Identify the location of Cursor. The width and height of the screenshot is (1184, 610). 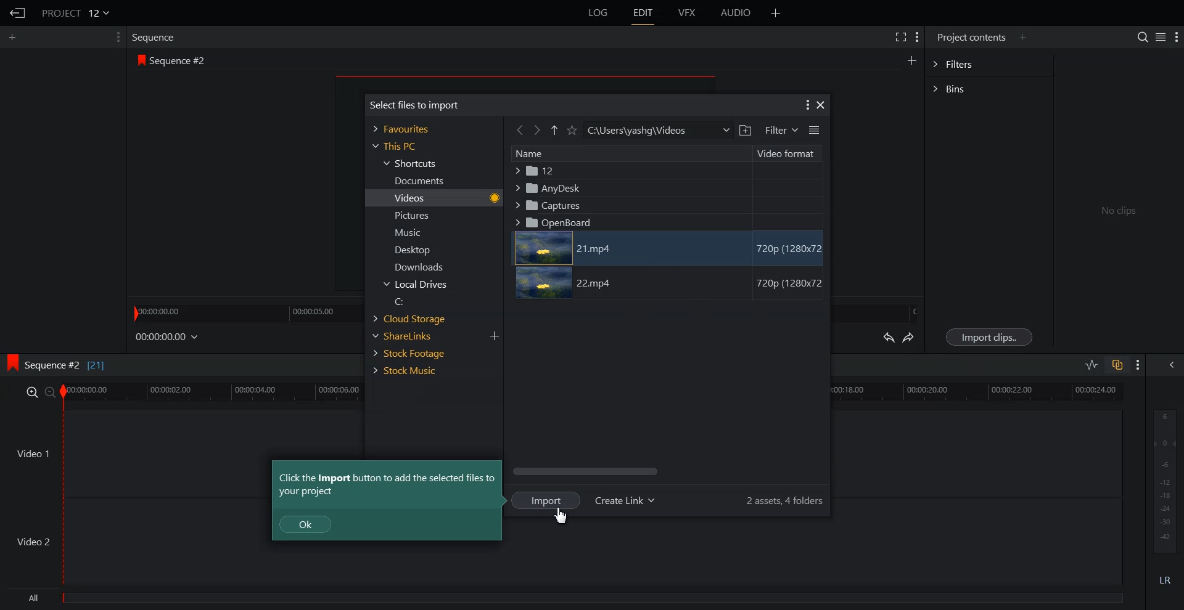
(562, 514).